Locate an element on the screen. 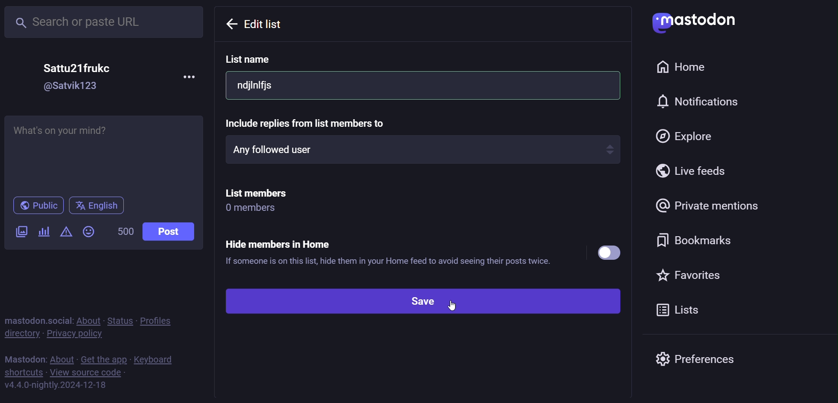 The width and height of the screenshot is (838, 403). post is located at coordinates (175, 231).